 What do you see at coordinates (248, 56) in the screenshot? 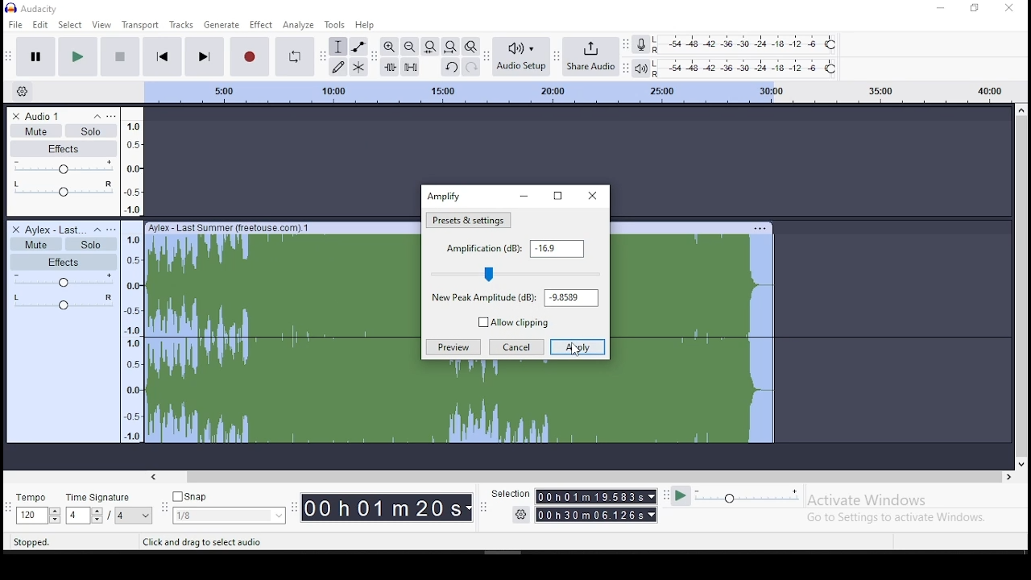
I see `record` at bounding box center [248, 56].